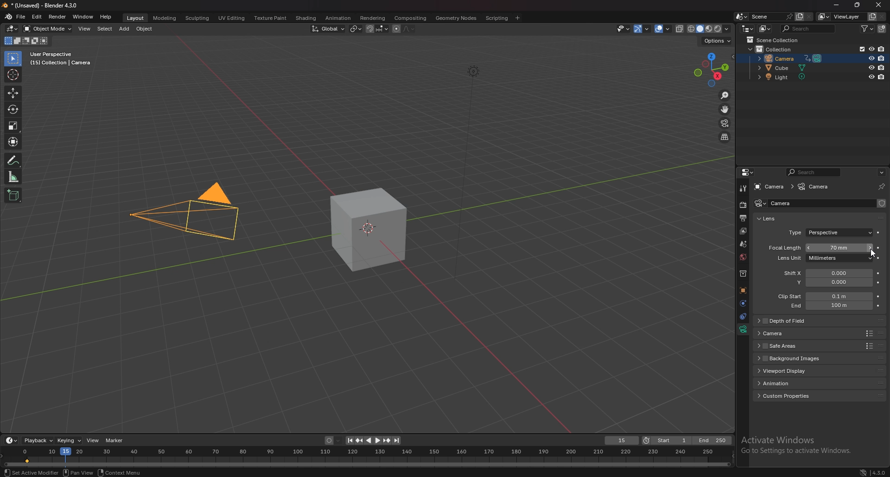 This screenshot has height=477, width=890. What do you see at coordinates (788, 58) in the screenshot?
I see `camera` at bounding box center [788, 58].